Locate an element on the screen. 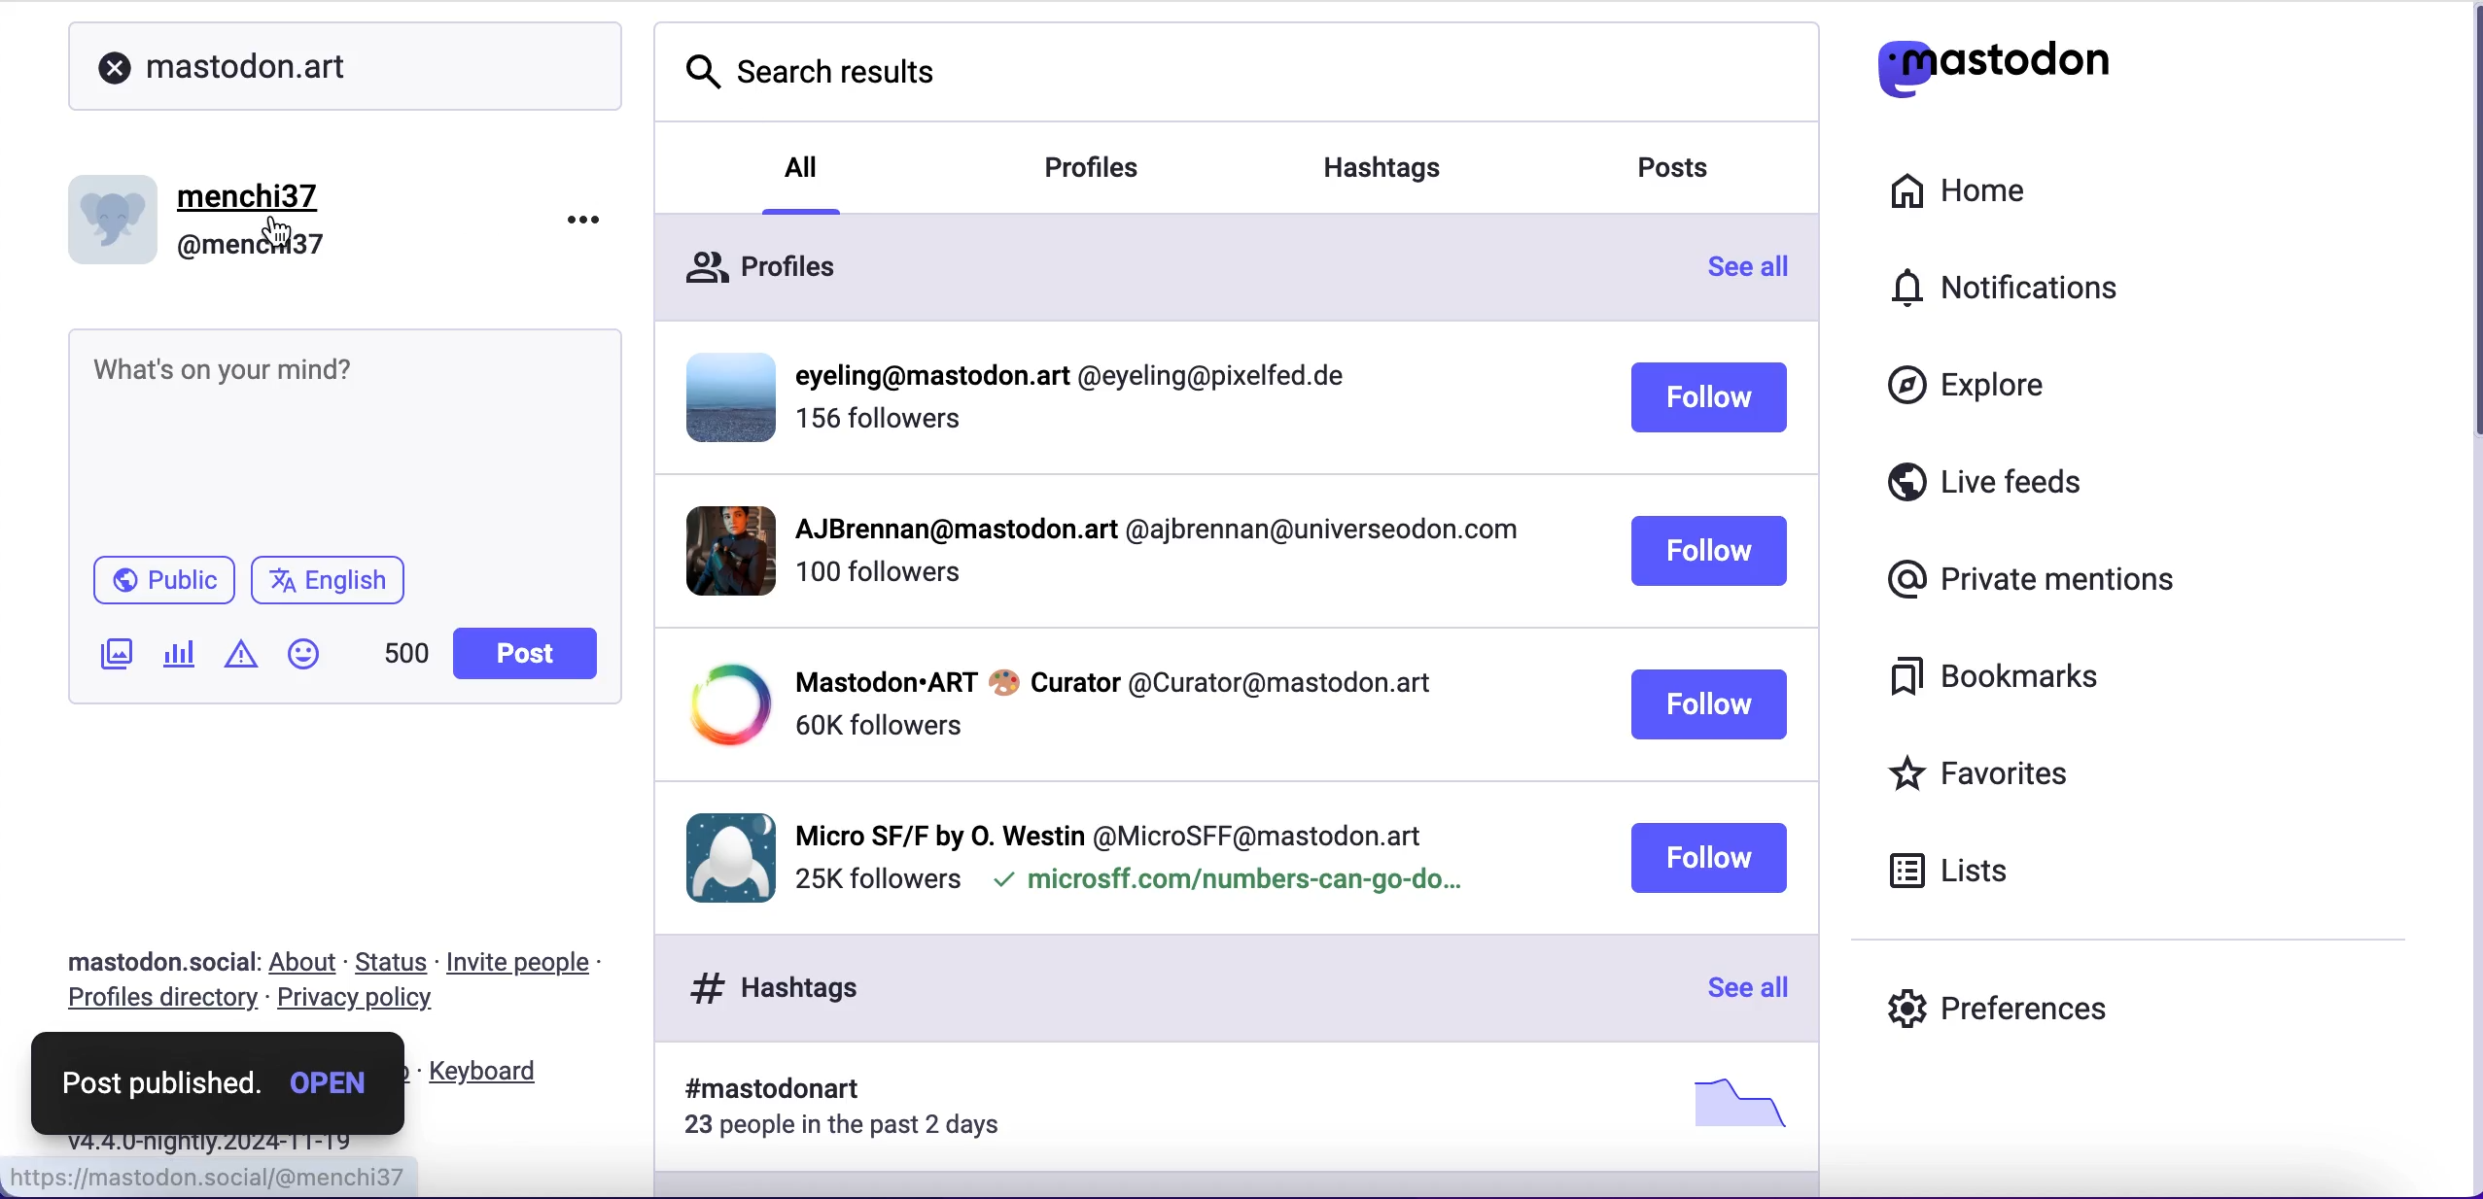  mastodon.art is located at coordinates (224, 54).